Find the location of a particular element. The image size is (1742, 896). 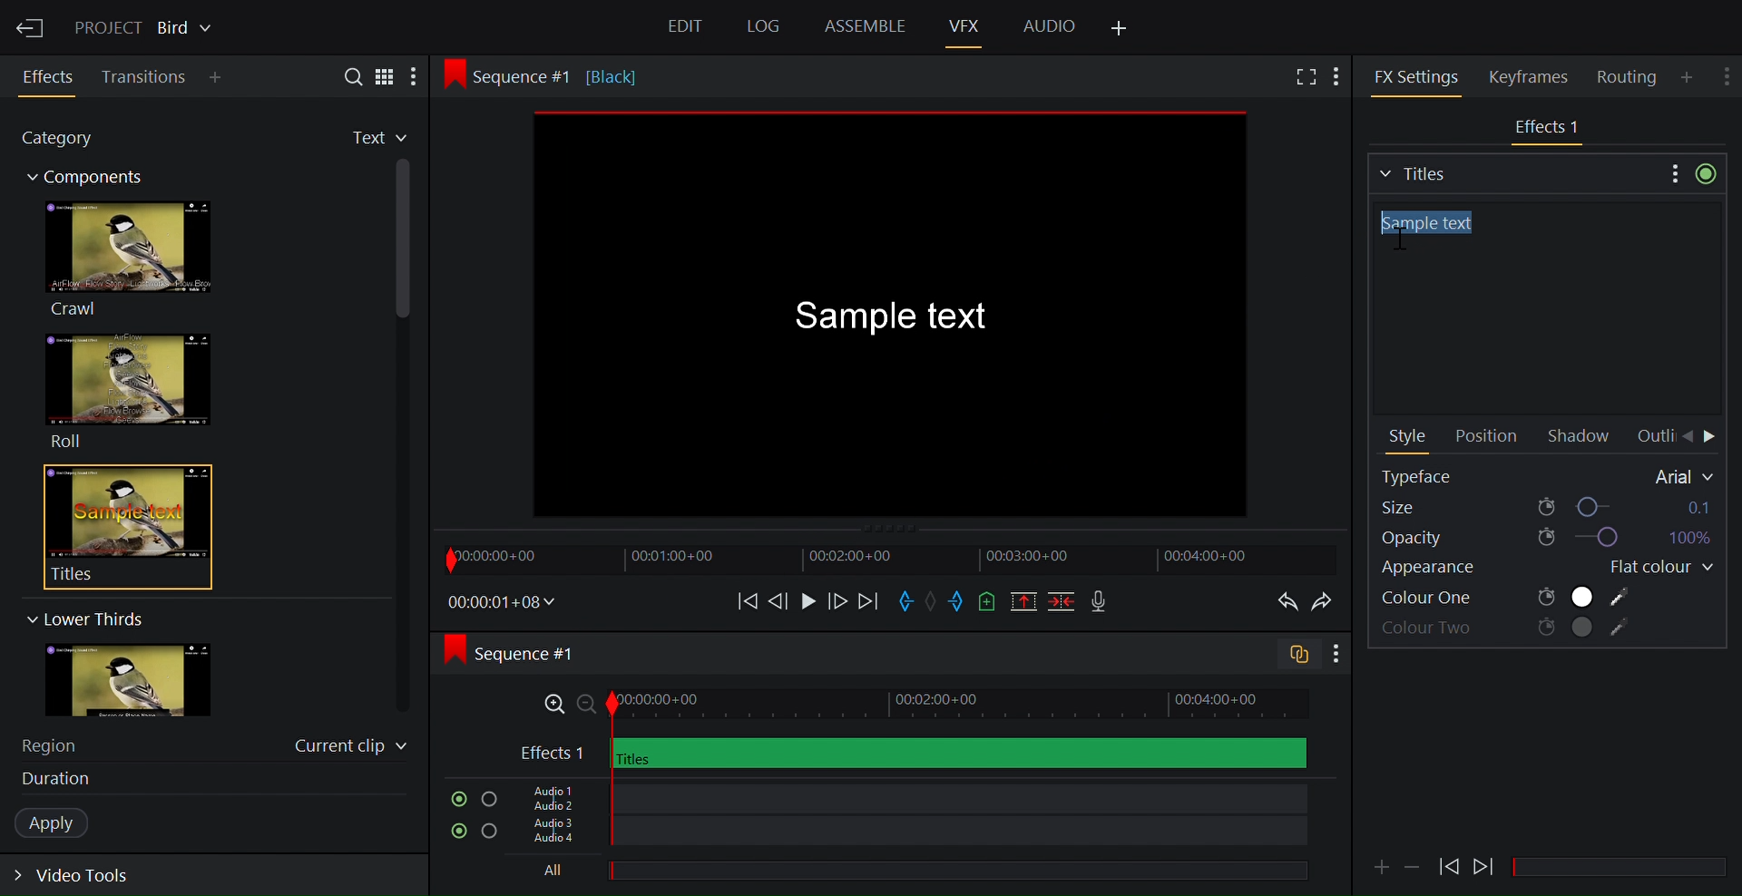

Add Panel is located at coordinates (1341, 74).